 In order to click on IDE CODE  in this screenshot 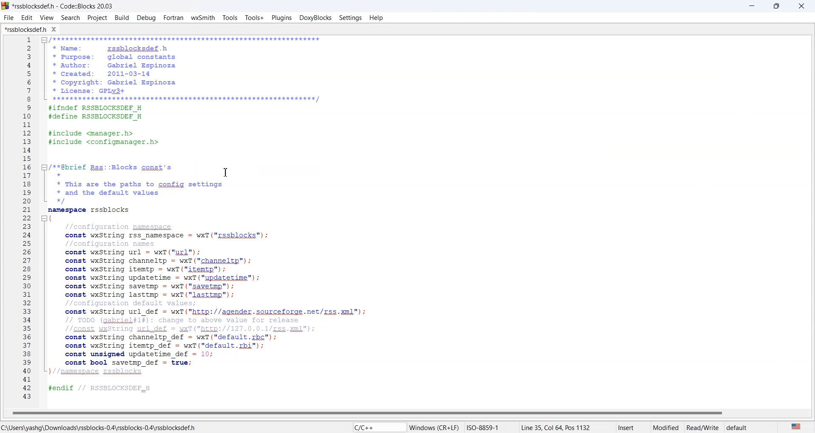, I will do `click(215, 219)`.